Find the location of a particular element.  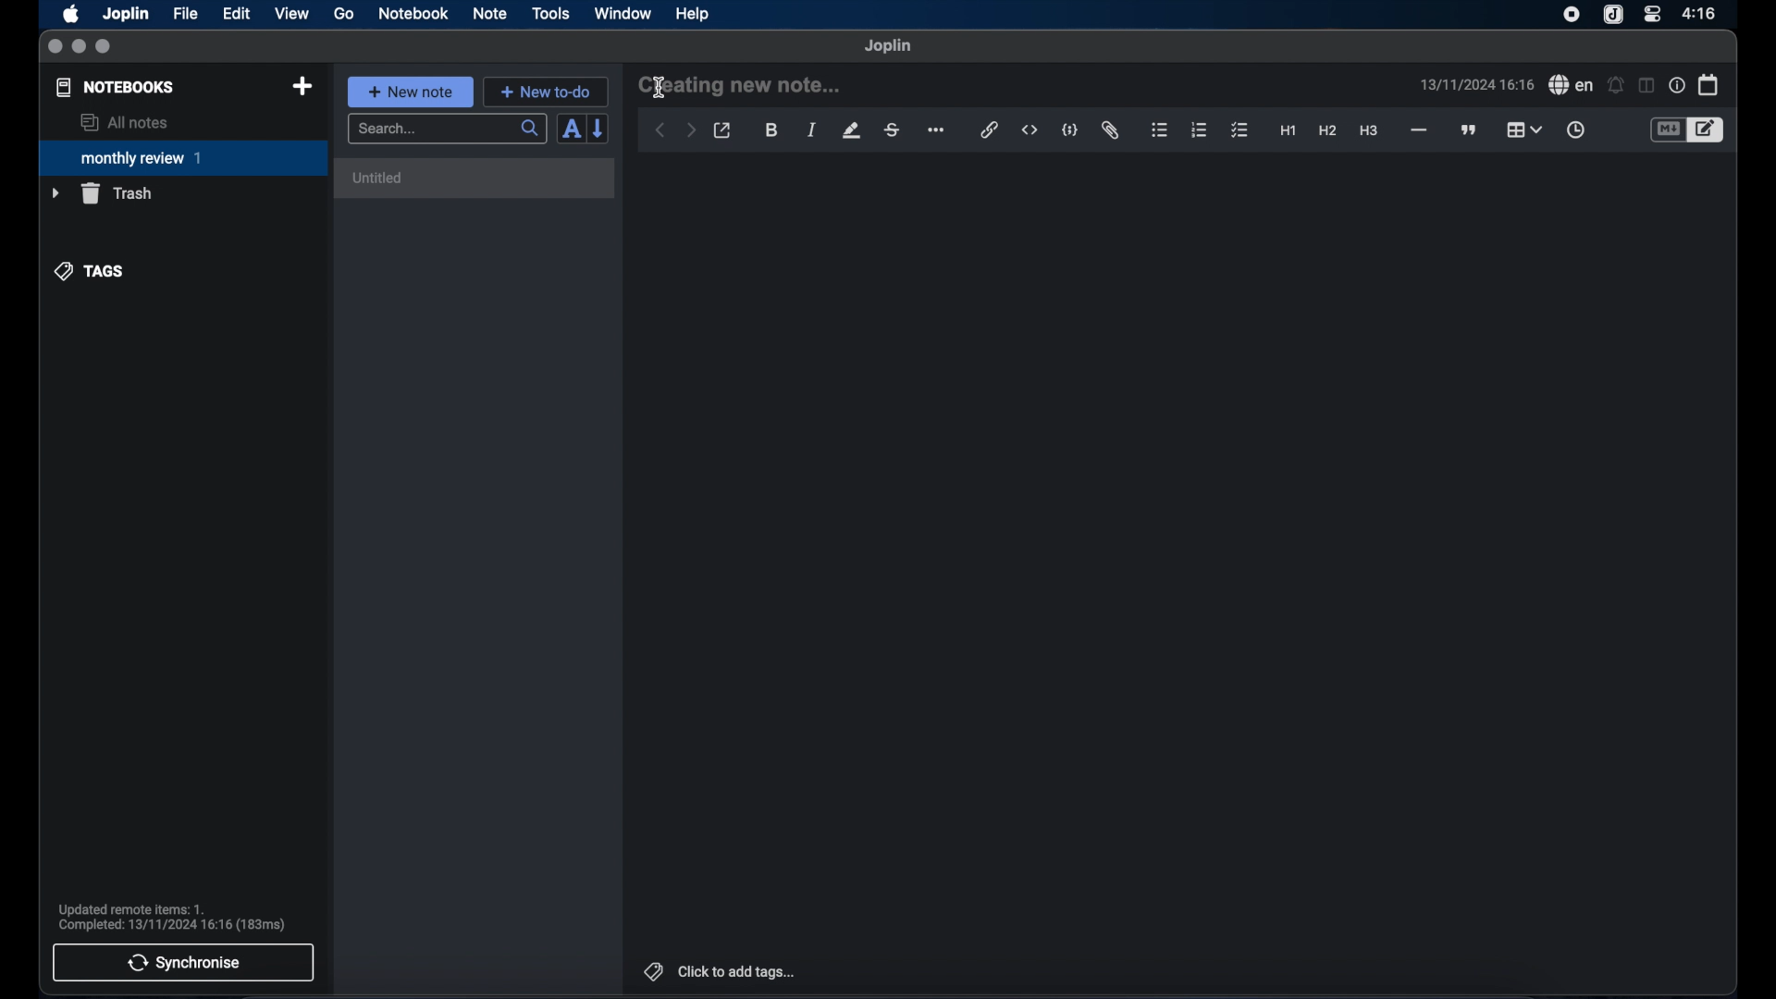

calendar is located at coordinates (1709, 84).